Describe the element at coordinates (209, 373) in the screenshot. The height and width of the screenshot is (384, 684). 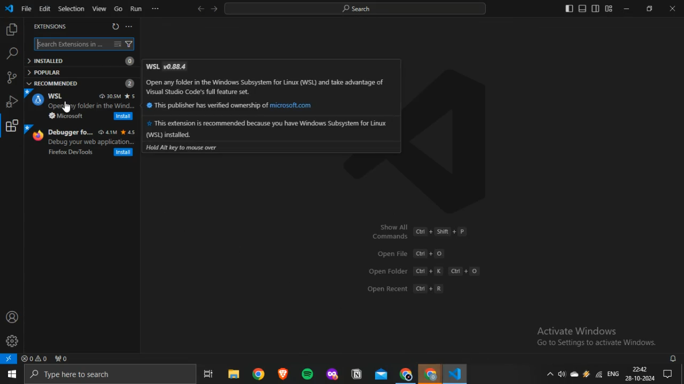
I see `task view` at that location.